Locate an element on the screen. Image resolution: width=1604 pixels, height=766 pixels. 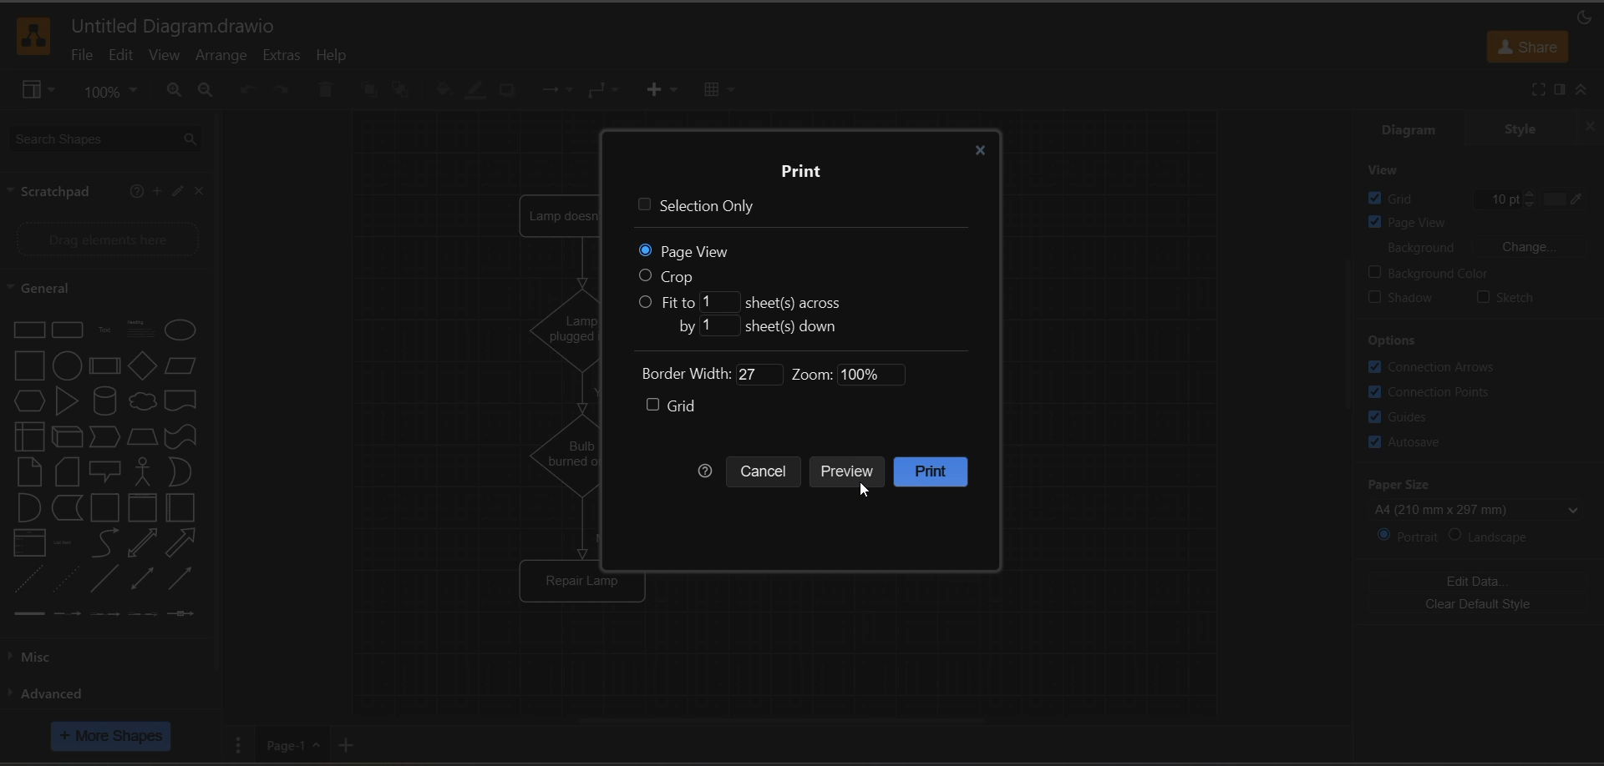
search shapes is located at coordinates (104, 138).